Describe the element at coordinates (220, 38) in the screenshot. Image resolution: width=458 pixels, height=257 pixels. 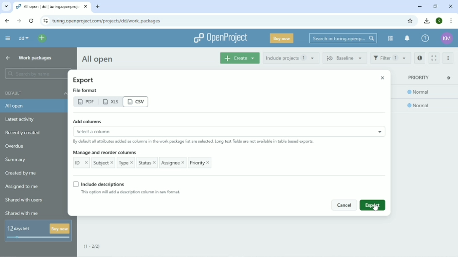
I see `OpenProject` at that location.